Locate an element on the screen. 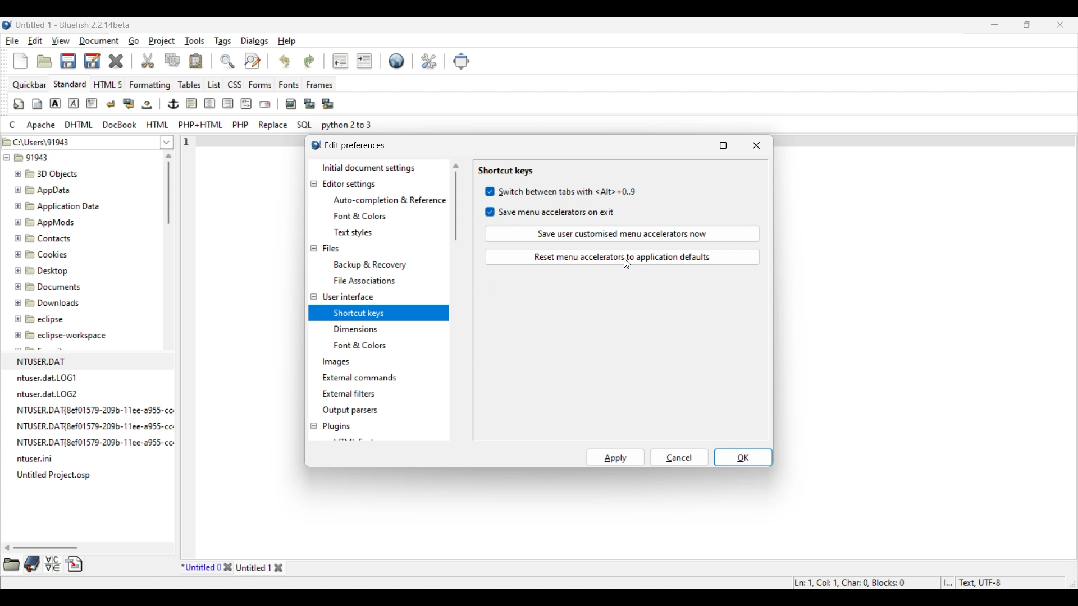  View menu is located at coordinates (61, 41).